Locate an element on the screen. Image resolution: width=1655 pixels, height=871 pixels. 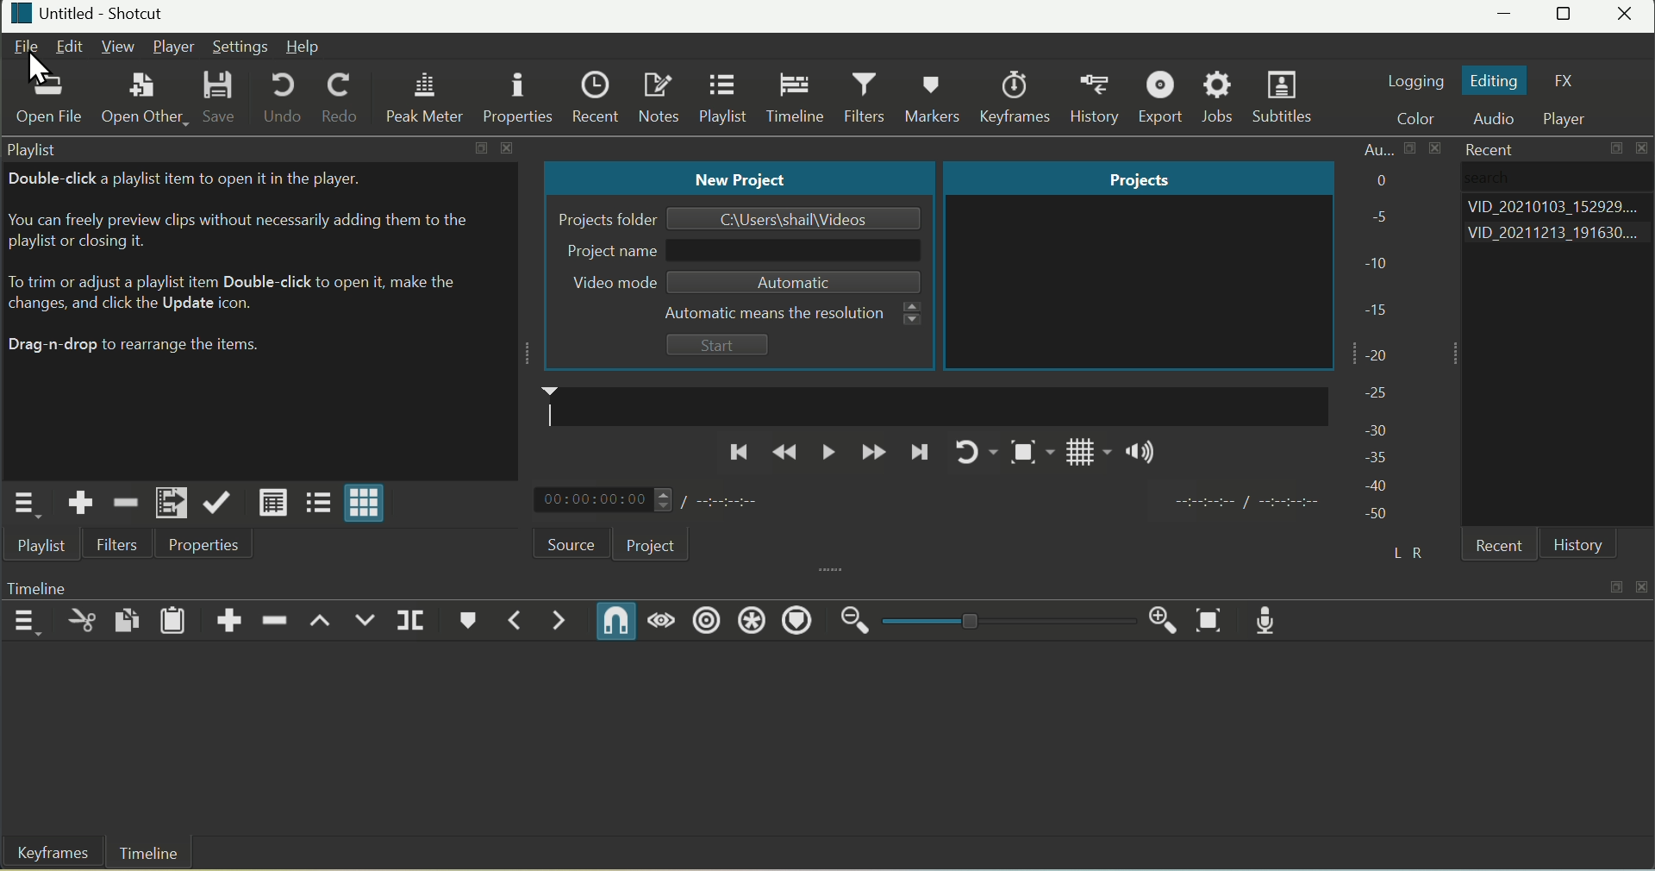
Projects Folder is located at coordinates (596, 222).